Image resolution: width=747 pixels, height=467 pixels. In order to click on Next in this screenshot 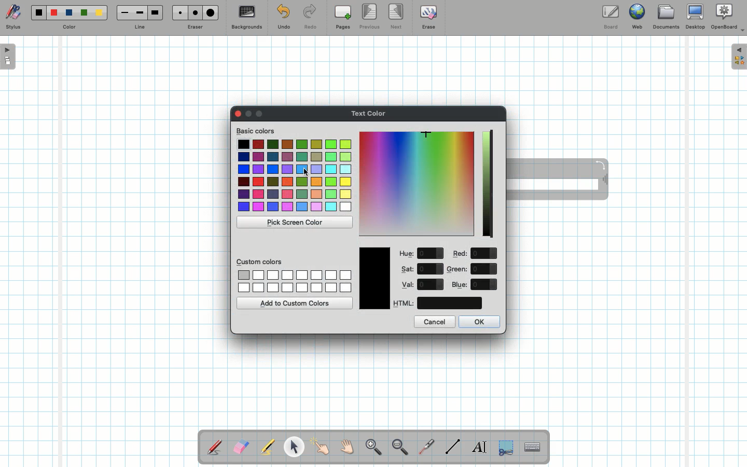, I will do `click(397, 16)`.